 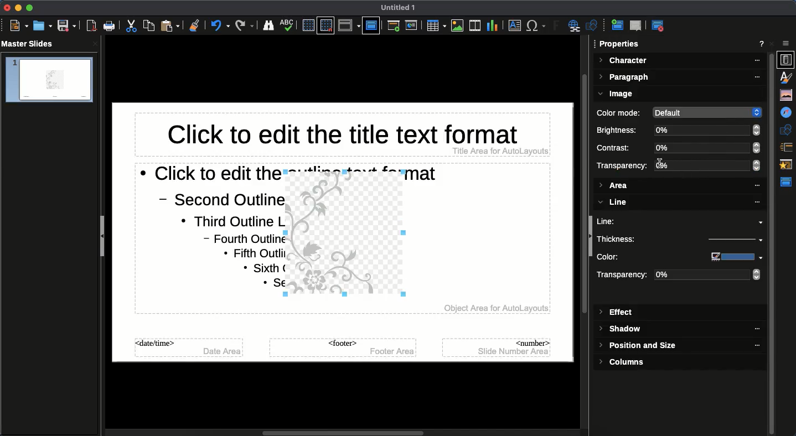 What do you see at coordinates (42, 25) in the screenshot?
I see `Open` at bounding box center [42, 25].